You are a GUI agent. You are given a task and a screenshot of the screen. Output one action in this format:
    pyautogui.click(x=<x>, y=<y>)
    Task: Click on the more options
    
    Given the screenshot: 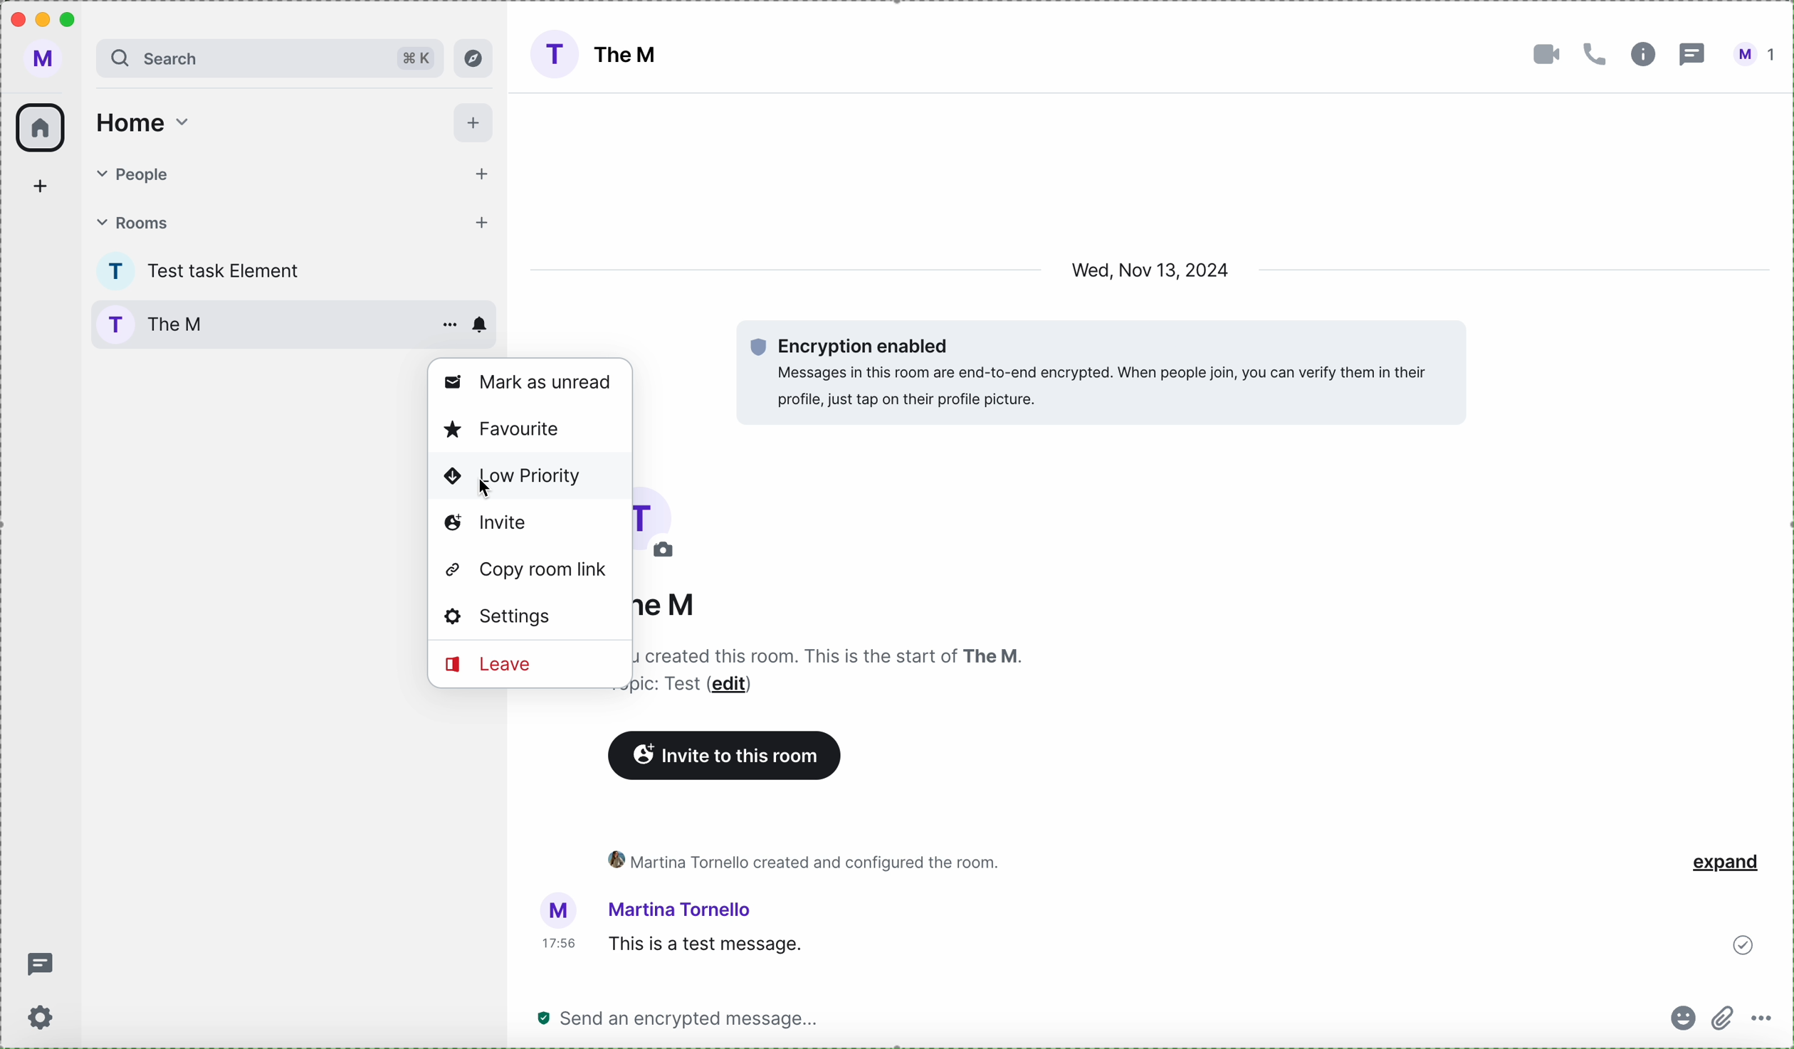 What is the action you would take?
    pyautogui.click(x=451, y=328)
    